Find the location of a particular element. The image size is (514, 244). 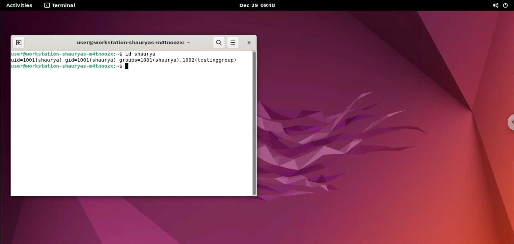

id shaurya is located at coordinates (148, 53).